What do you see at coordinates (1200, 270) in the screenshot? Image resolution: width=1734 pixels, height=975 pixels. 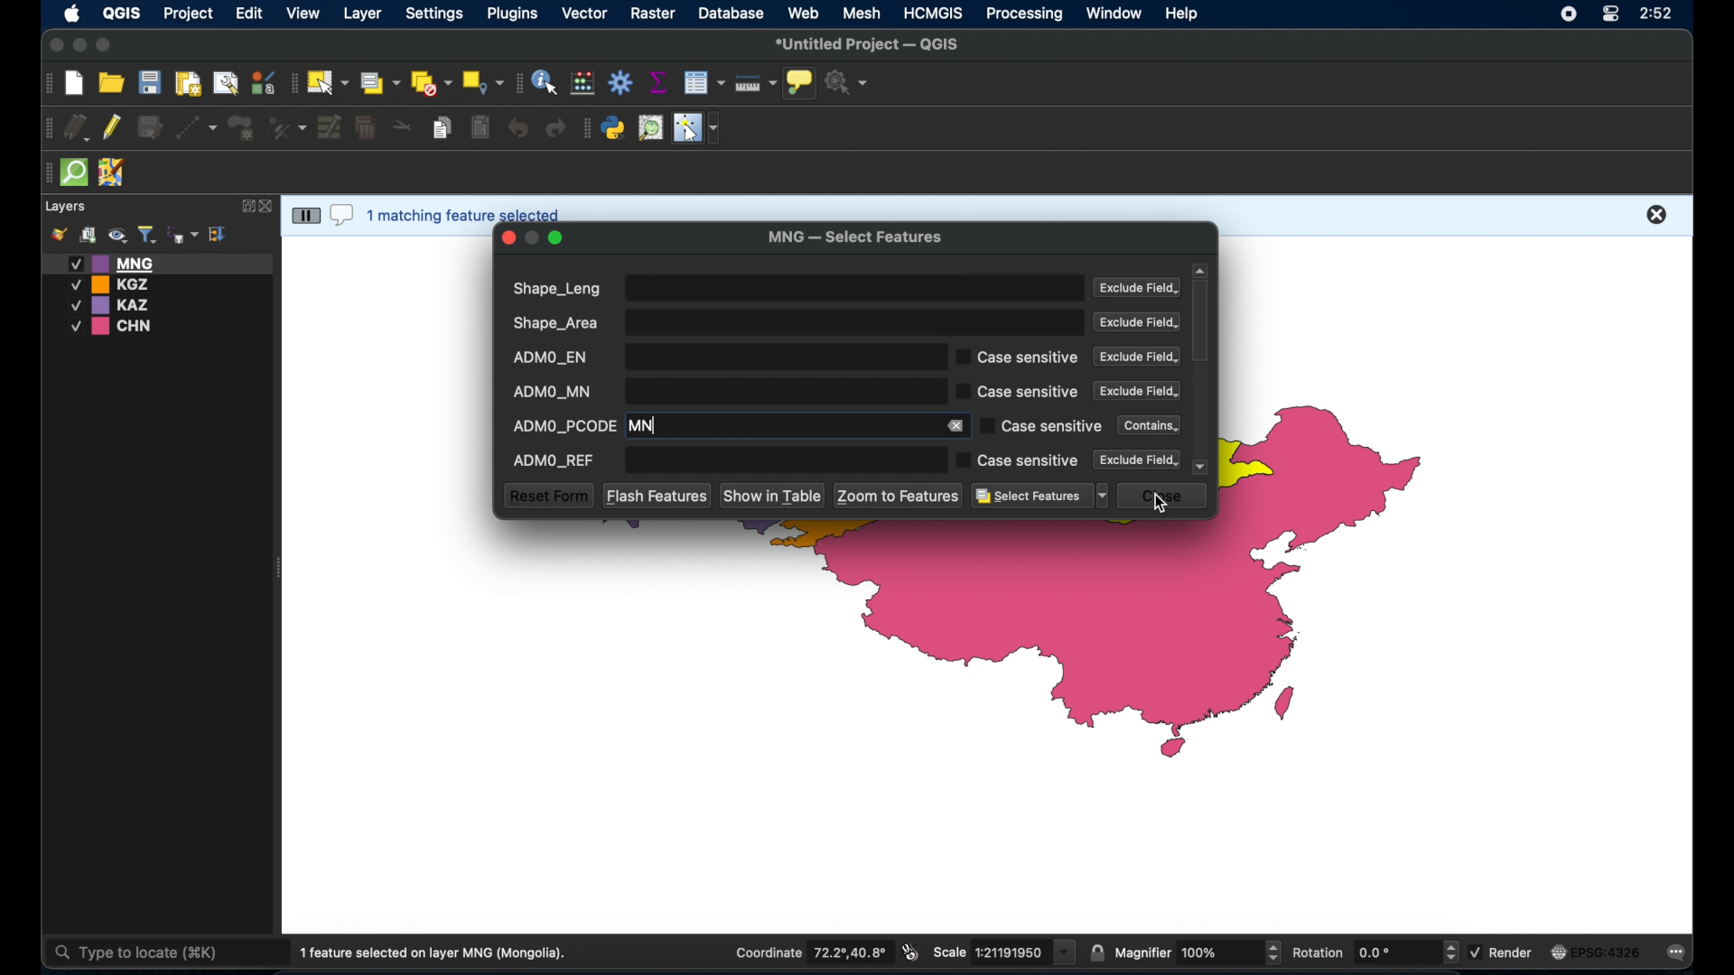 I see `scroll up arrow` at bounding box center [1200, 270].